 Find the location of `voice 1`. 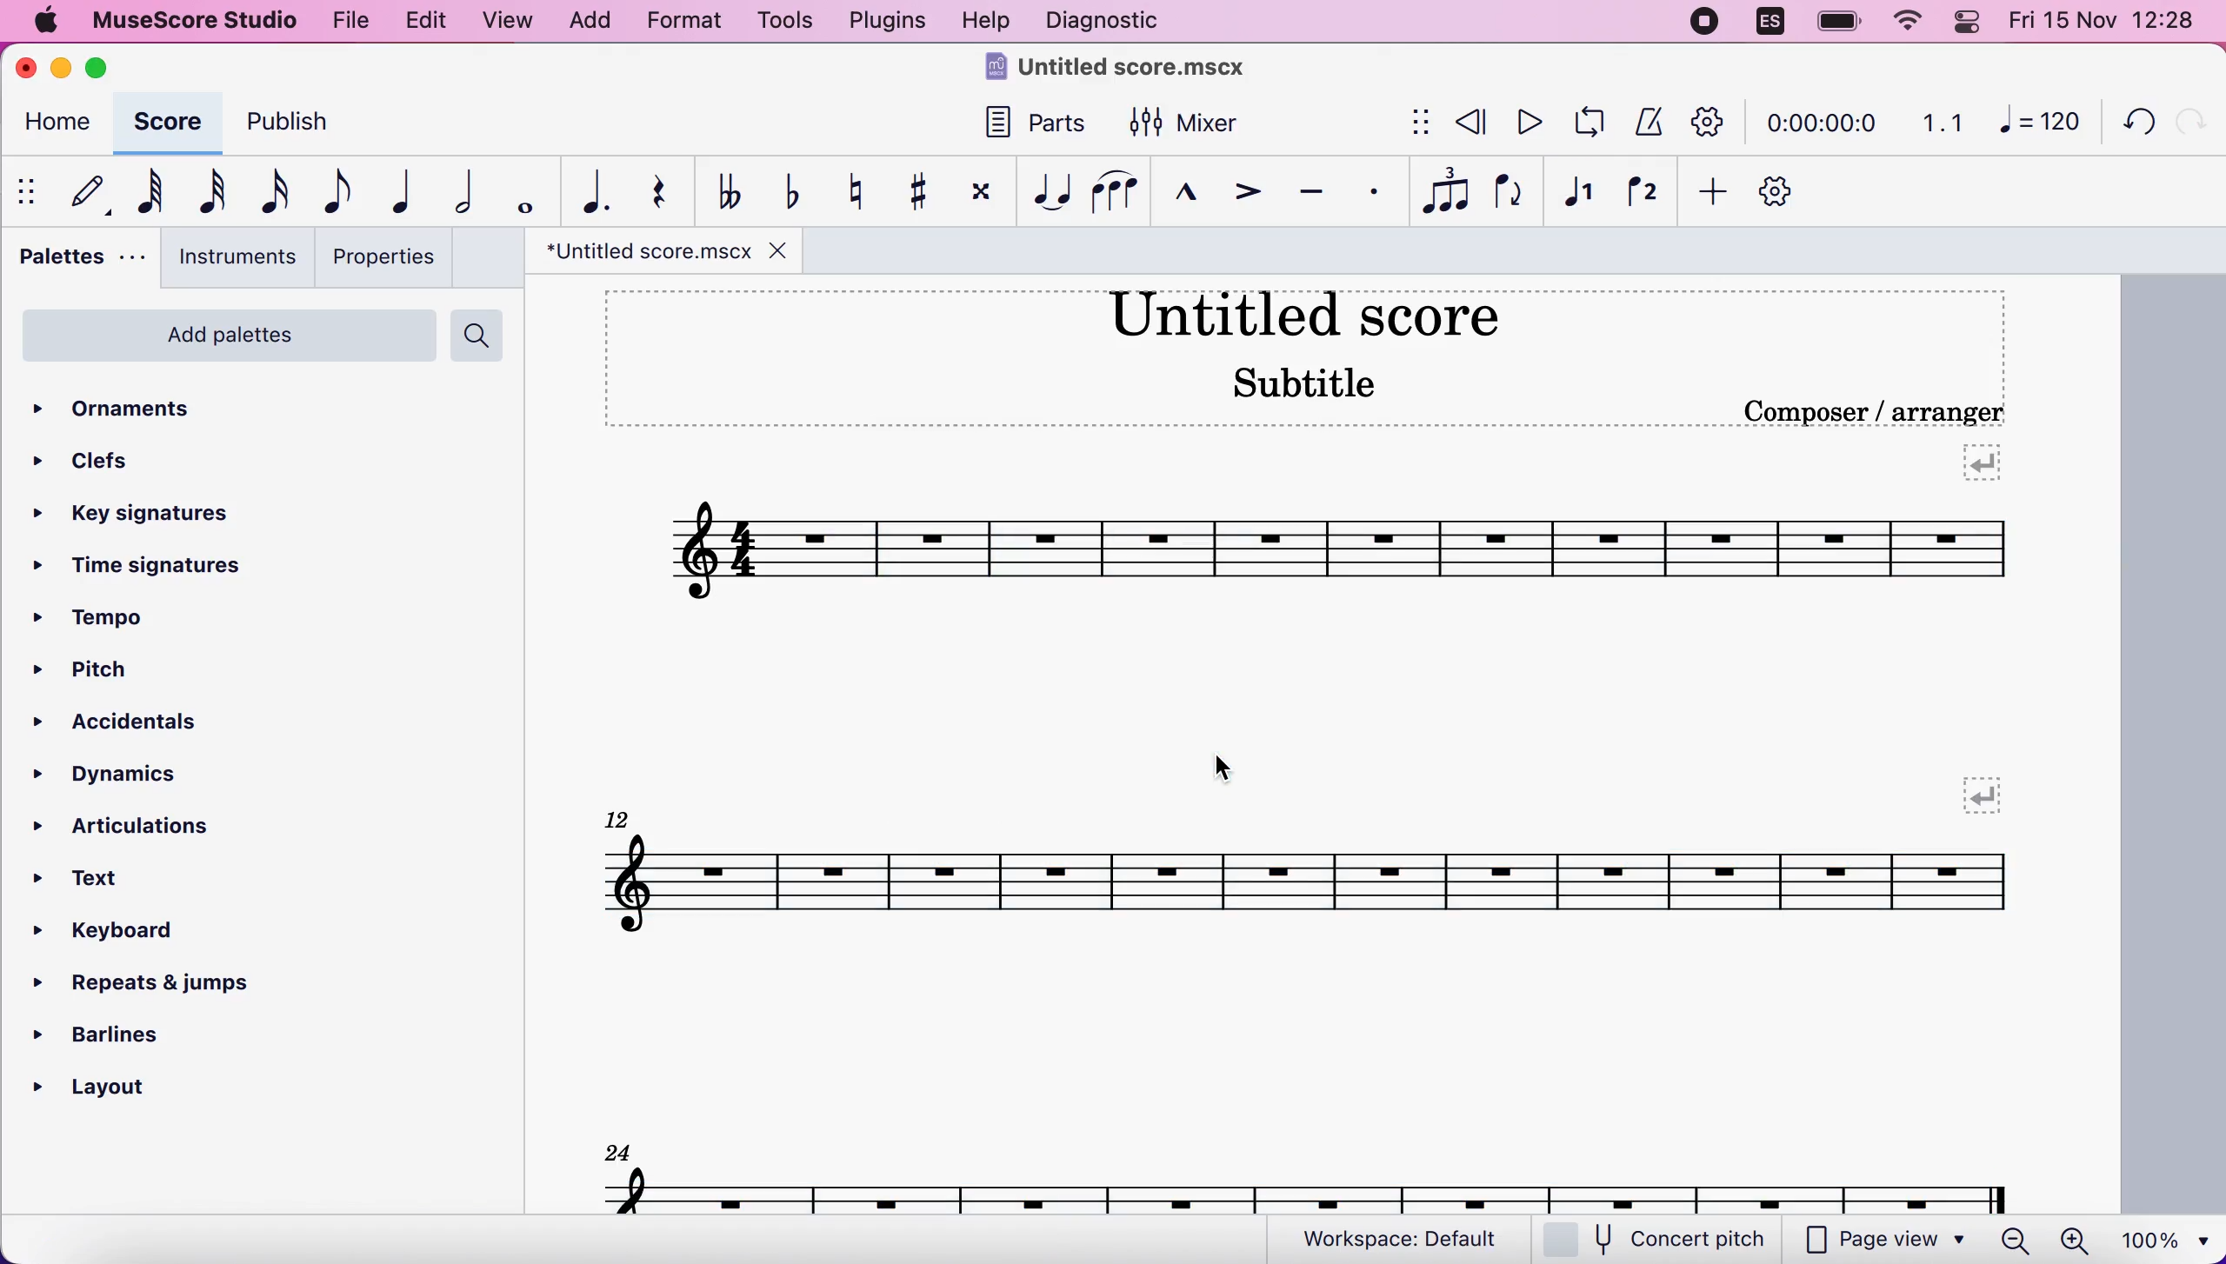

voice 1 is located at coordinates (1579, 195).